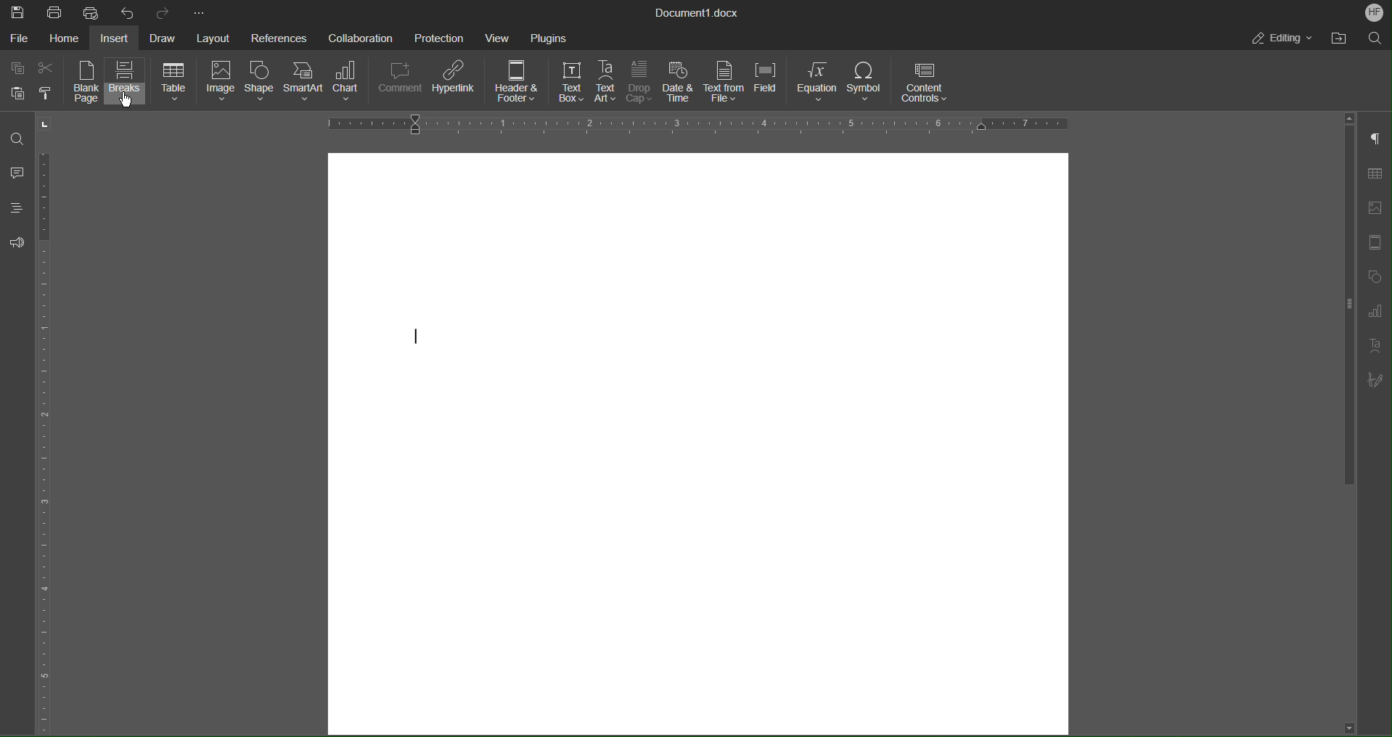 The image size is (1392, 737). Describe the element at coordinates (19, 94) in the screenshot. I see `Paste` at that location.